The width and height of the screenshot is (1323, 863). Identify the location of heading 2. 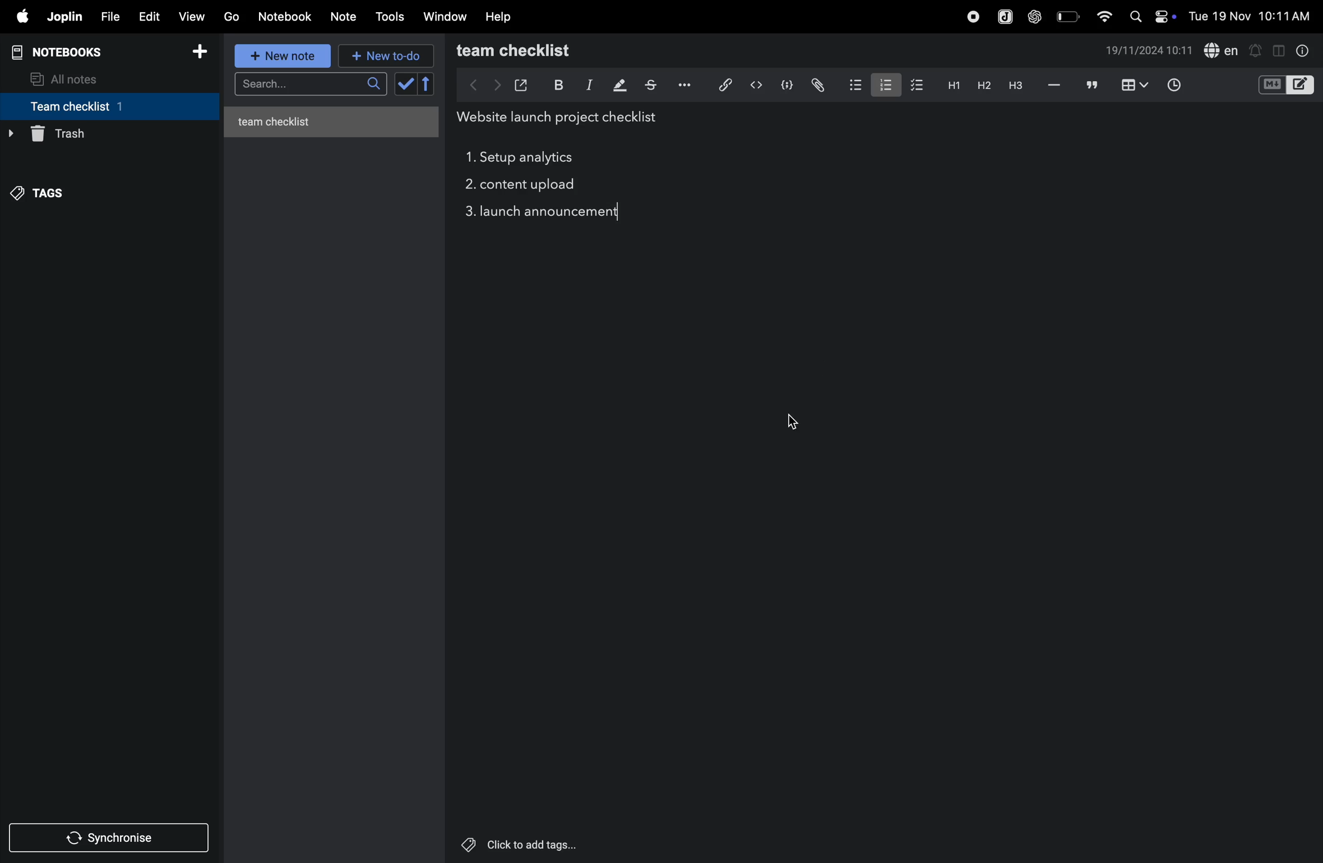
(951, 85).